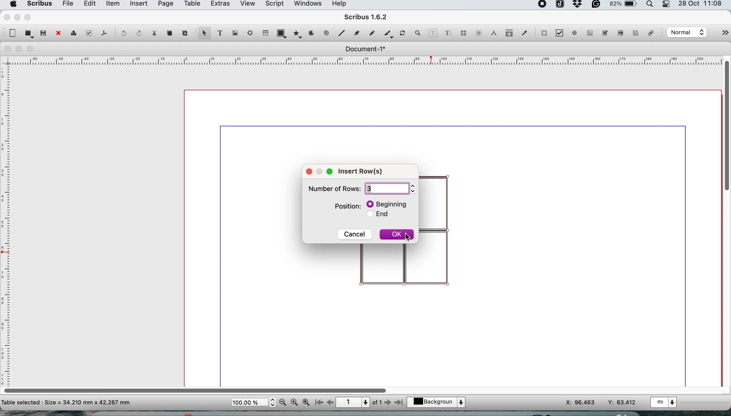 The width and height of the screenshot is (731, 416). What do you see at coordinates (634, 33) in the screenshot?
I see `text annotation` at bounding box center [634, 33].